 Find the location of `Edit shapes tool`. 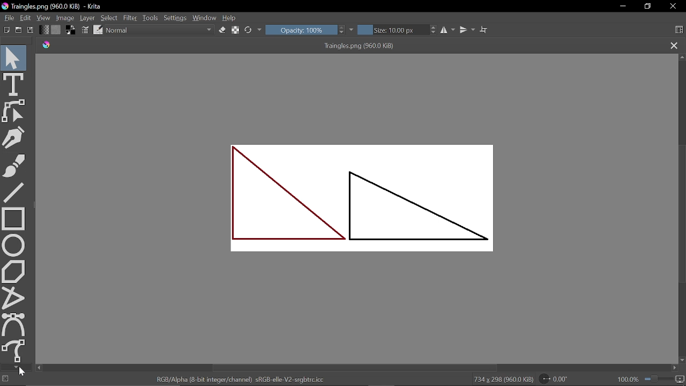

Edit shapes tool is located at coordinates (15, 111).